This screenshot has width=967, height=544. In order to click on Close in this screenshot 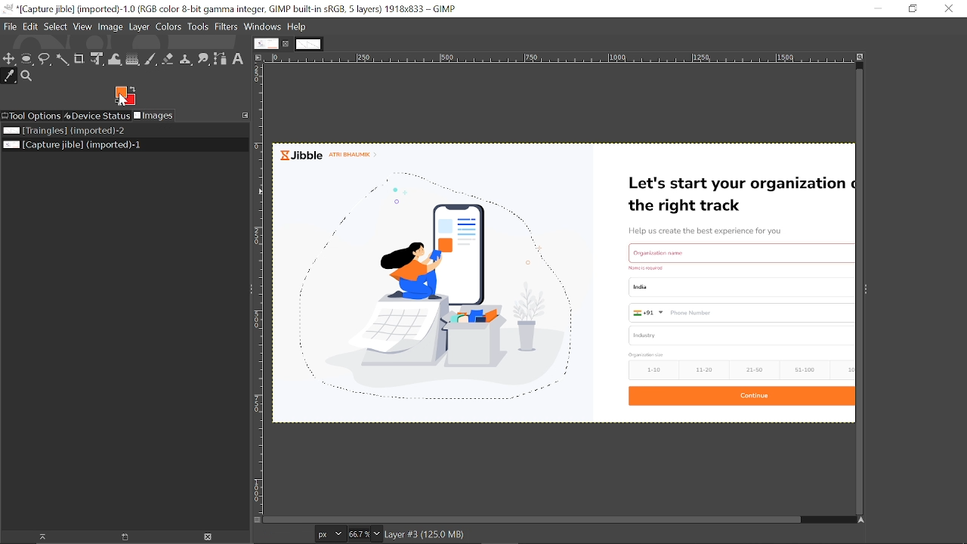, I will do `click(949, 9)`.